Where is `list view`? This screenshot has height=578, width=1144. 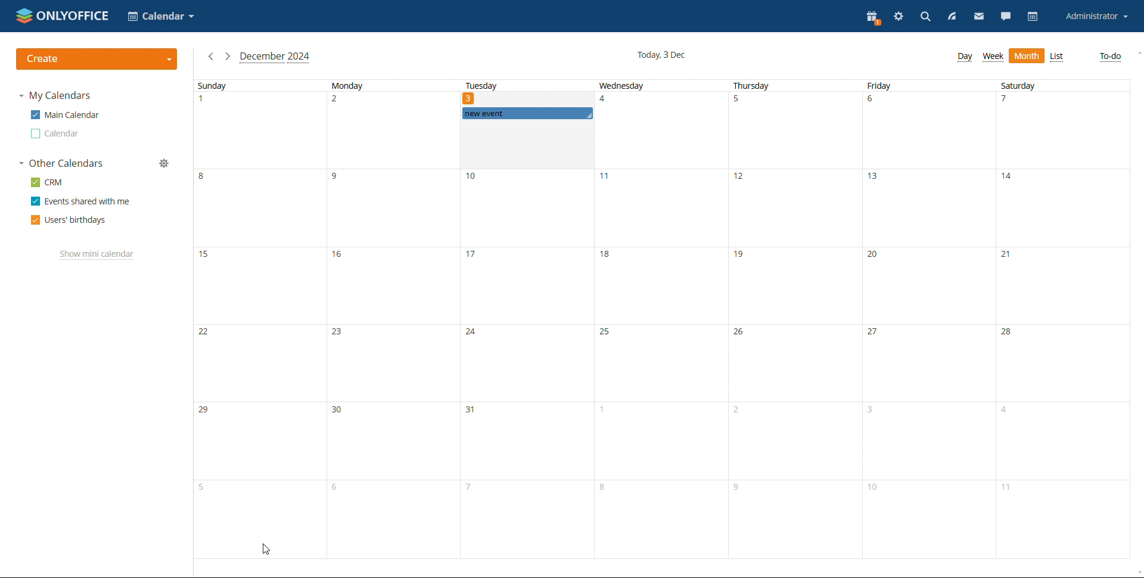 list view is located at coordinates (1058, 57).